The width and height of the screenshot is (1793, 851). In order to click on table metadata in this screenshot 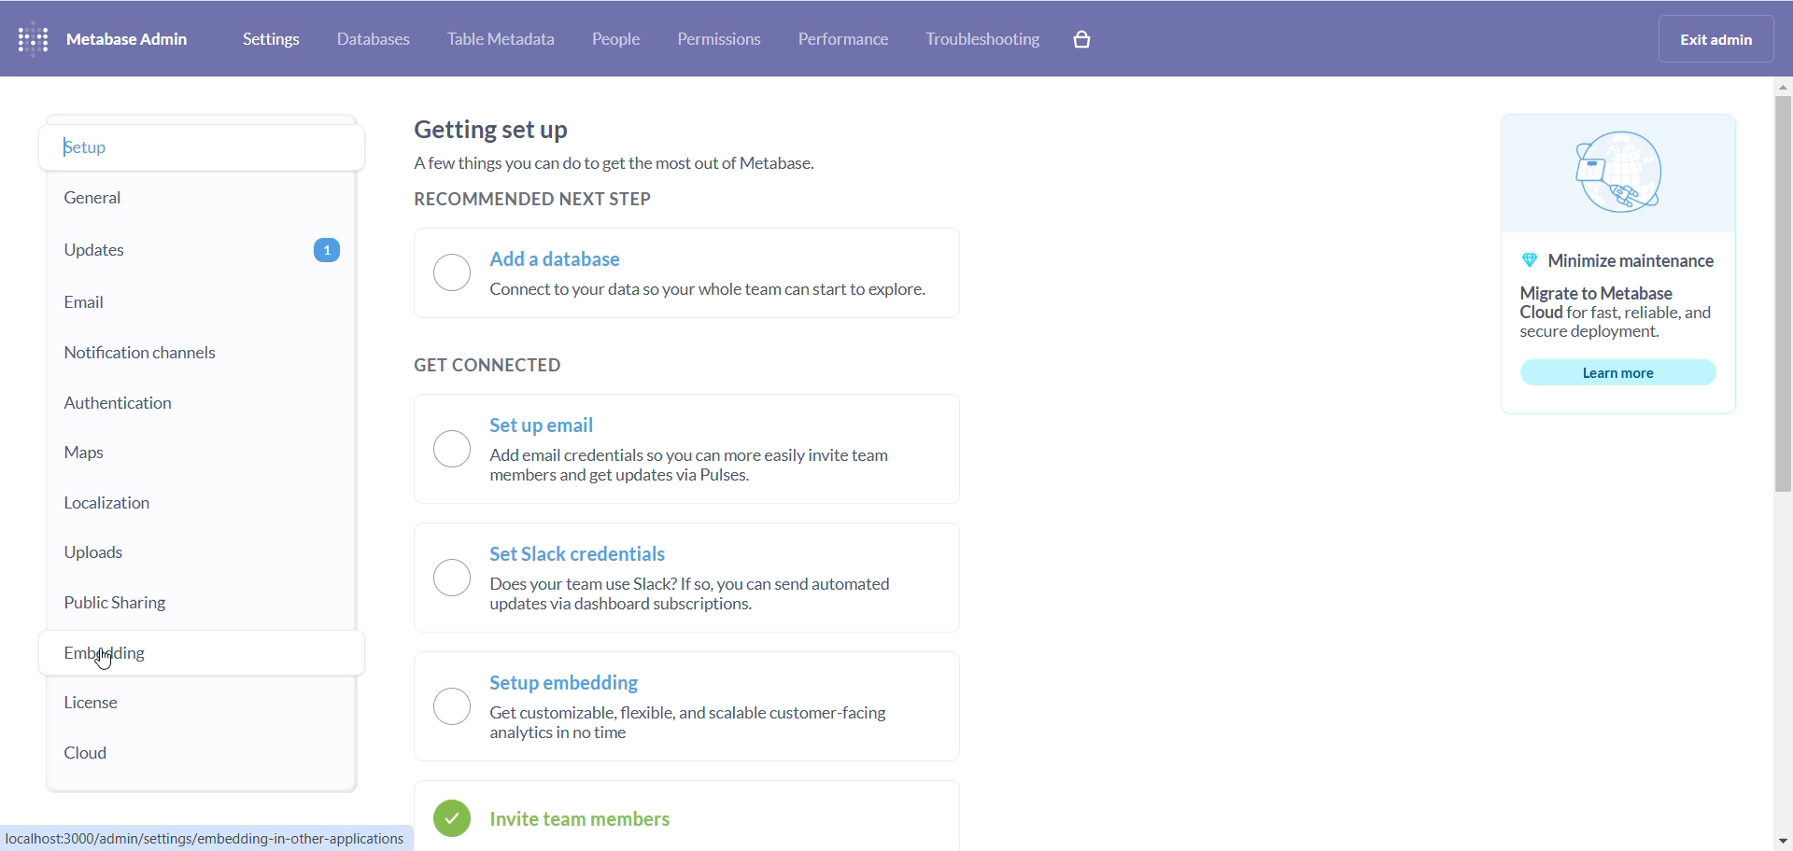, I will do `click(497, 37)`.